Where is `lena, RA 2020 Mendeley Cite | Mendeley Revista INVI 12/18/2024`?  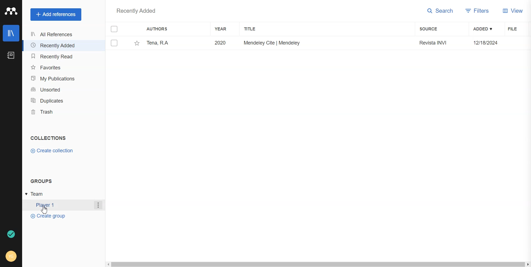 lena, RA 2020 Mendeley Cite | Mendeley Revista INVI 12/18/2024 is located at coordinates (321, 43).